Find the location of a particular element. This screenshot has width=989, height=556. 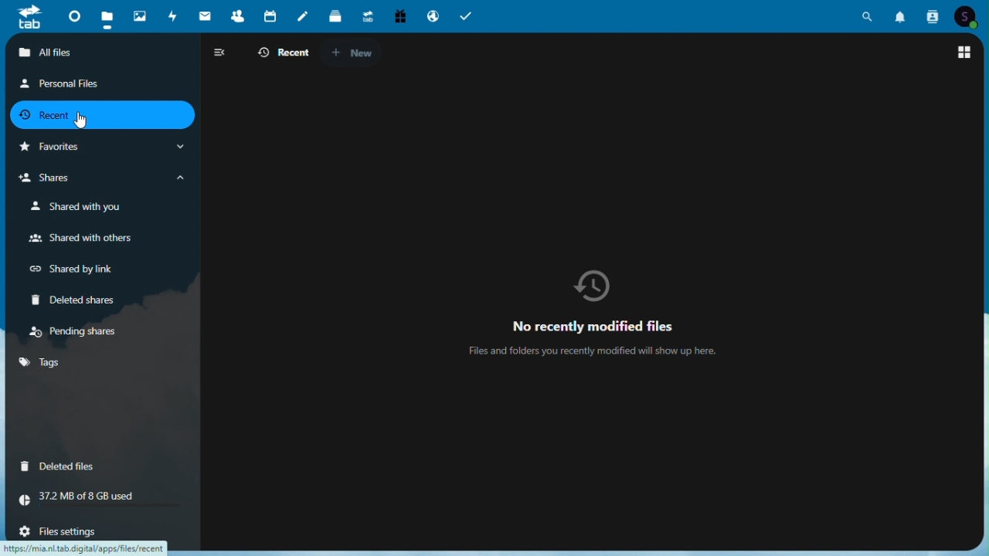

Upgrade is located at coordinates (367, 17).